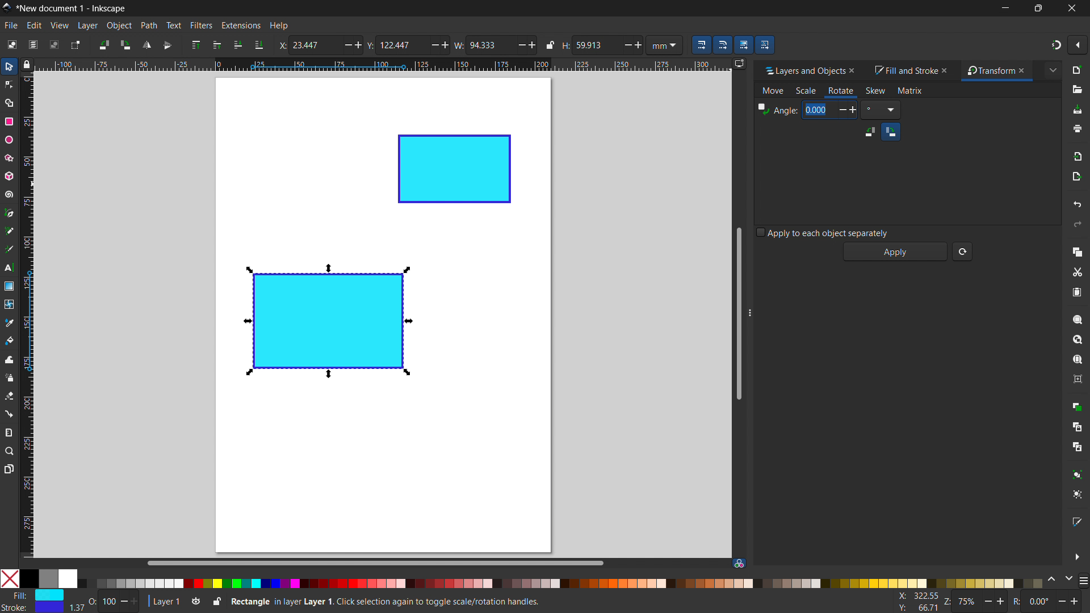 The width and height of the screenshot is (1090, 613). Describe the element at coordinates (146, 45) in the screenshot. I see `flip horizontal` at that location.